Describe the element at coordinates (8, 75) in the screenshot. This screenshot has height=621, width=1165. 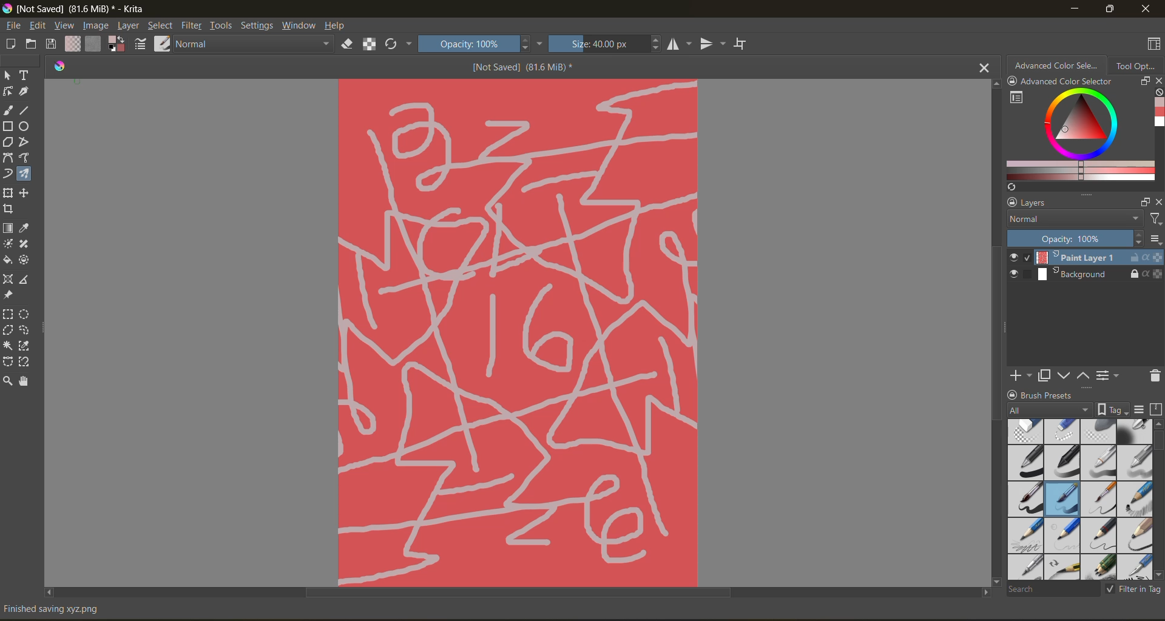
I see `tool` at that location.